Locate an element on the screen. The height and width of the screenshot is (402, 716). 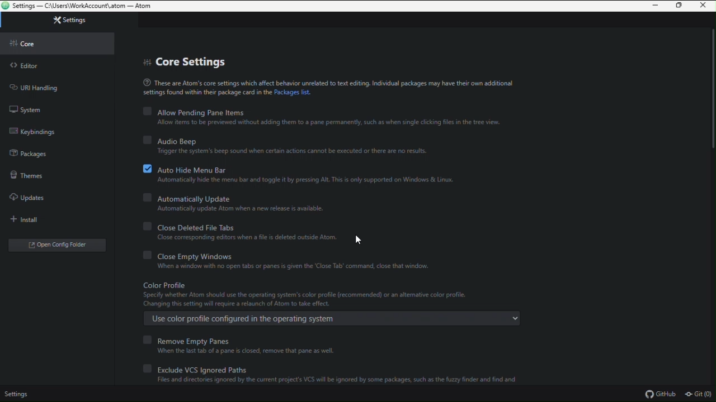
updates is located at coordinates (48, 195).